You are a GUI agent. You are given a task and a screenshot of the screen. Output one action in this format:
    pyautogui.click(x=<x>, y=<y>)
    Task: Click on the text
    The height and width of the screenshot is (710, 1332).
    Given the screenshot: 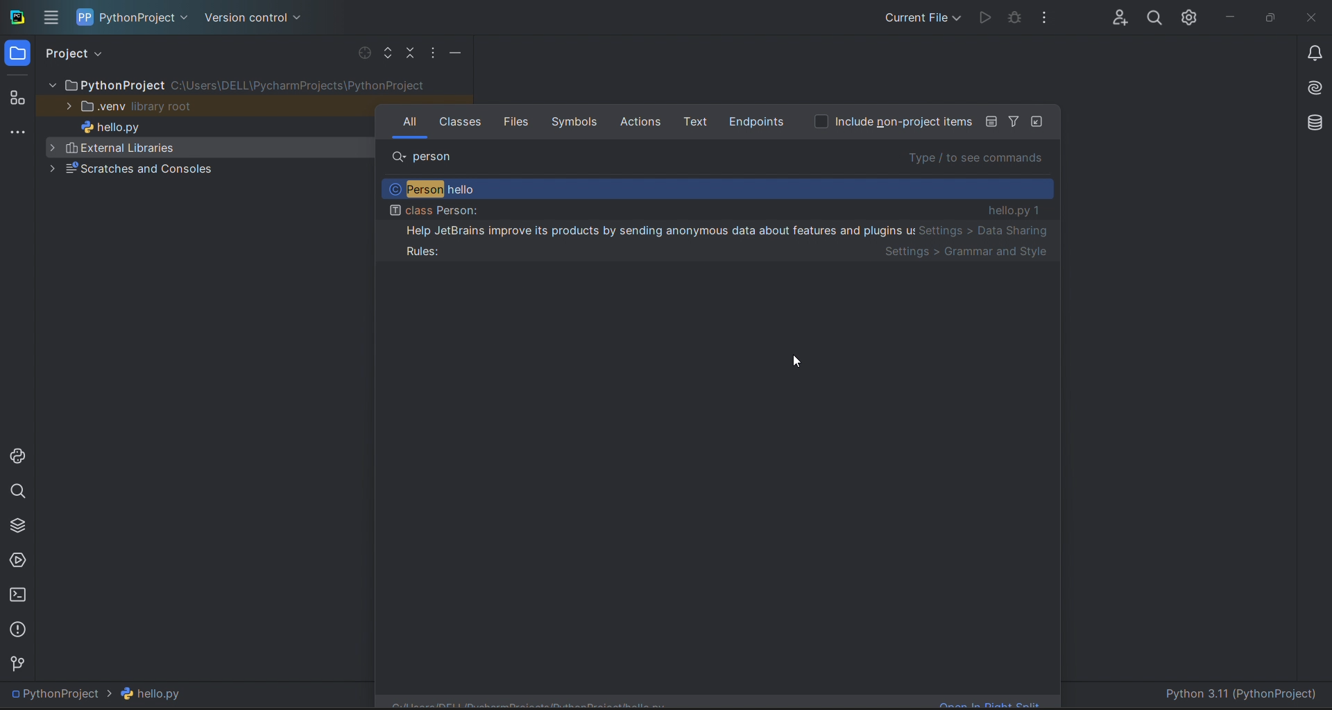 What is the action you would take?
    pyautogui.click(x=696, y=121)
    